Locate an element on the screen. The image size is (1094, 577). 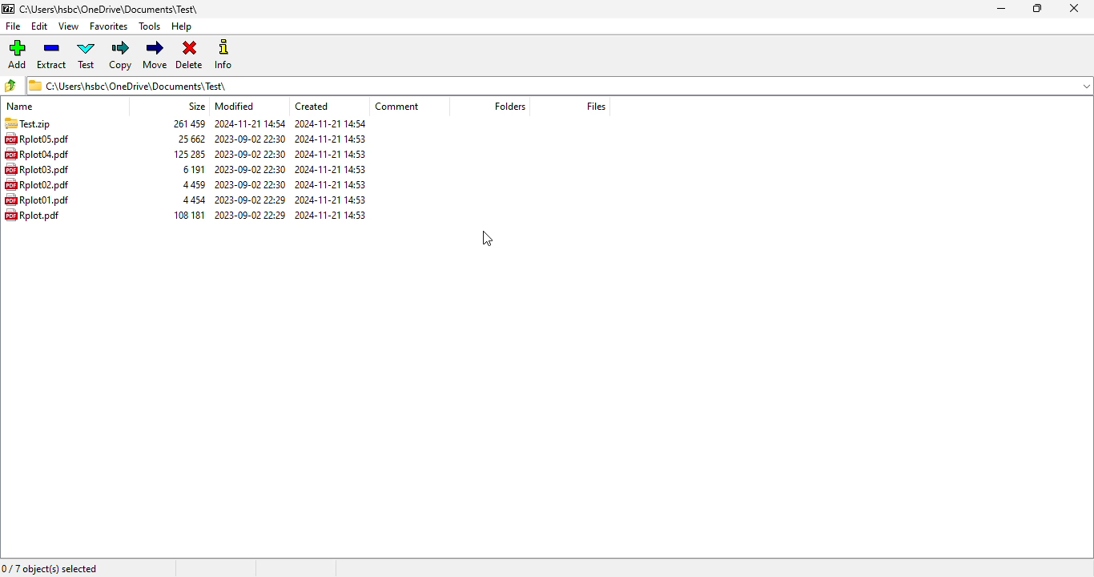
edit is located at coordinates (40, 26).